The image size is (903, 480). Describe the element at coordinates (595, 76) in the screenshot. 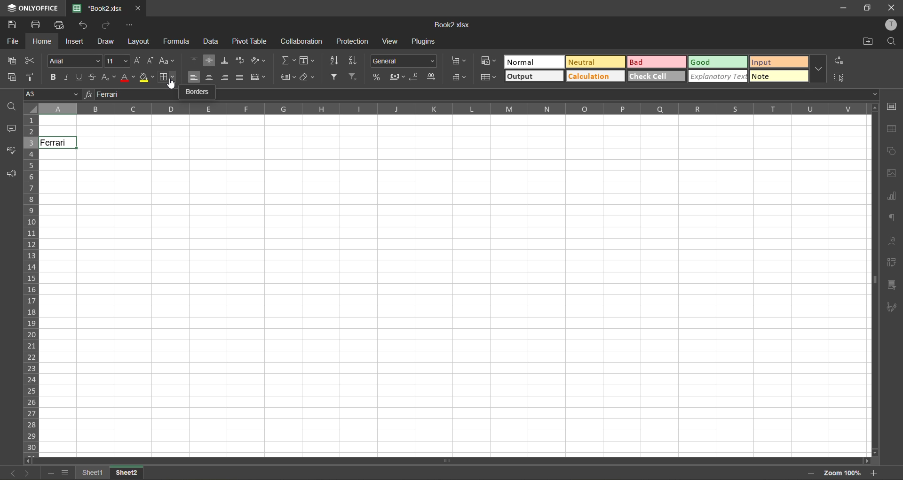

I see `calculation` at that location.